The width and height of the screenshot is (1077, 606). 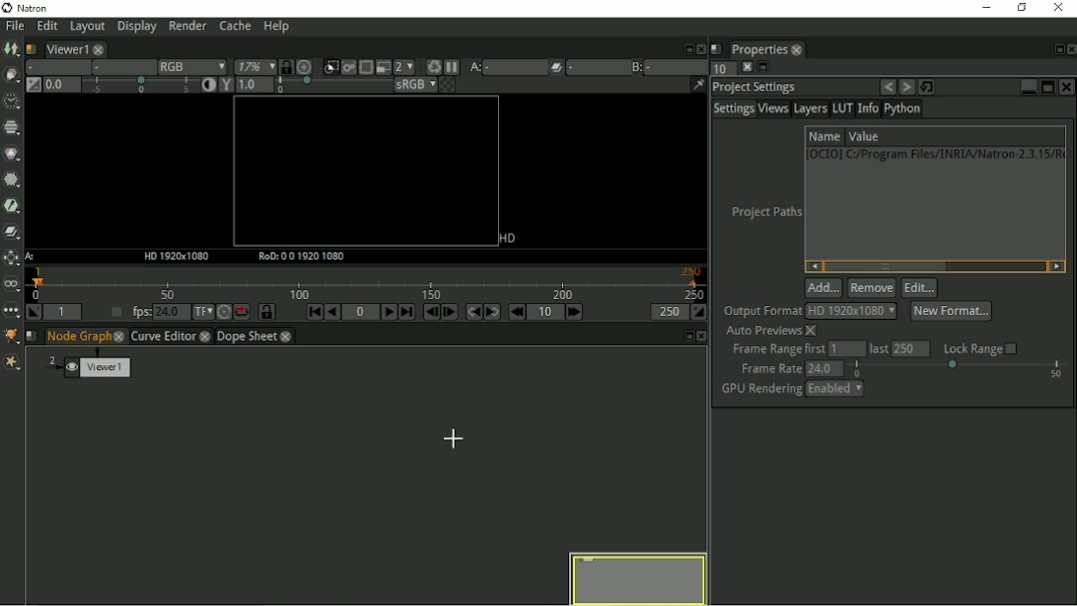 What do you see at coordinates (1068, 87) in the screenshot?
I see `Close` at bounding box center [1068, 87].